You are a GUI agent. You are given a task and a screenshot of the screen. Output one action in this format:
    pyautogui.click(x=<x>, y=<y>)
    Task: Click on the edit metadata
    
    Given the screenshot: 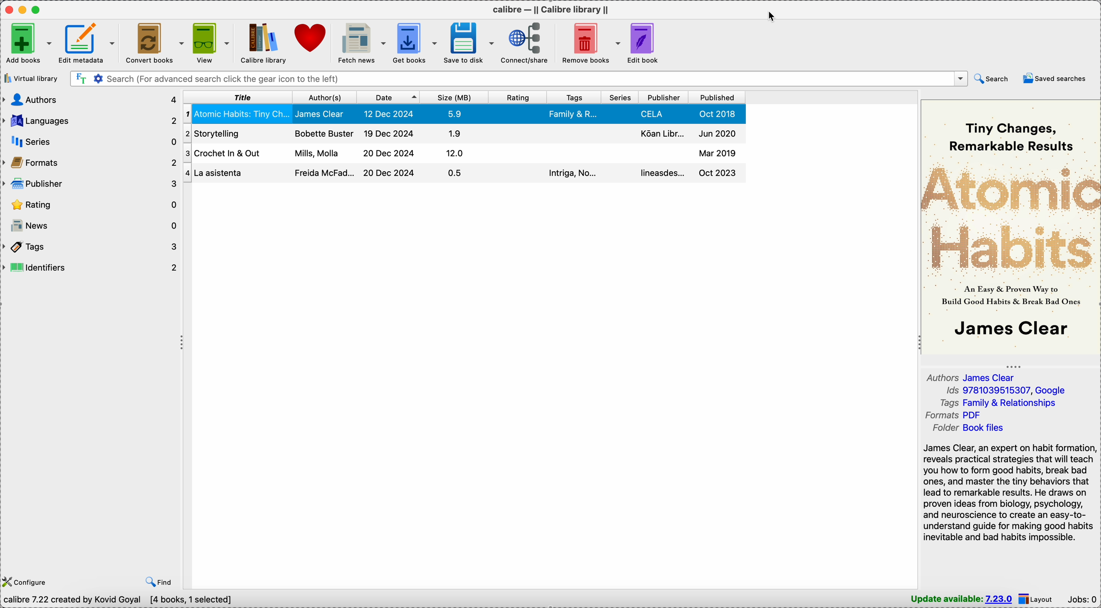 What is the action you would take?
    pyautogui.click(x=89, y=43)
    